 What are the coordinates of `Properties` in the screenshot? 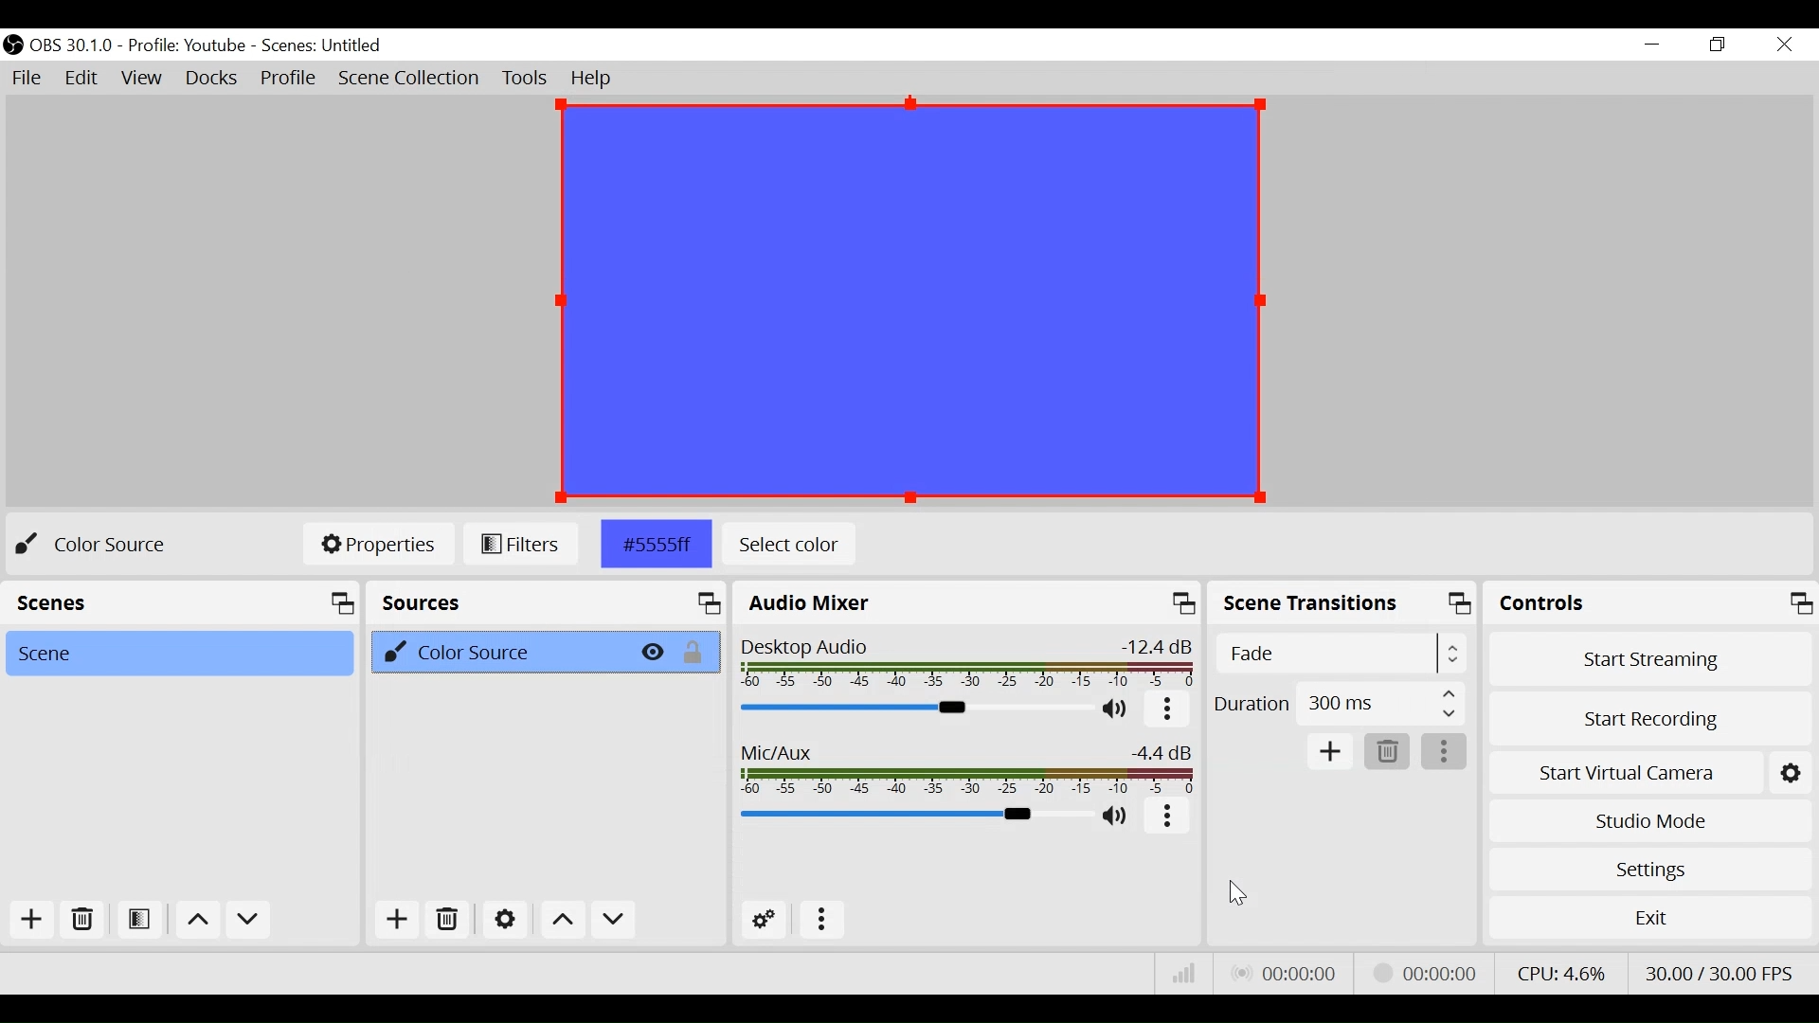 It's located at (377, 544).